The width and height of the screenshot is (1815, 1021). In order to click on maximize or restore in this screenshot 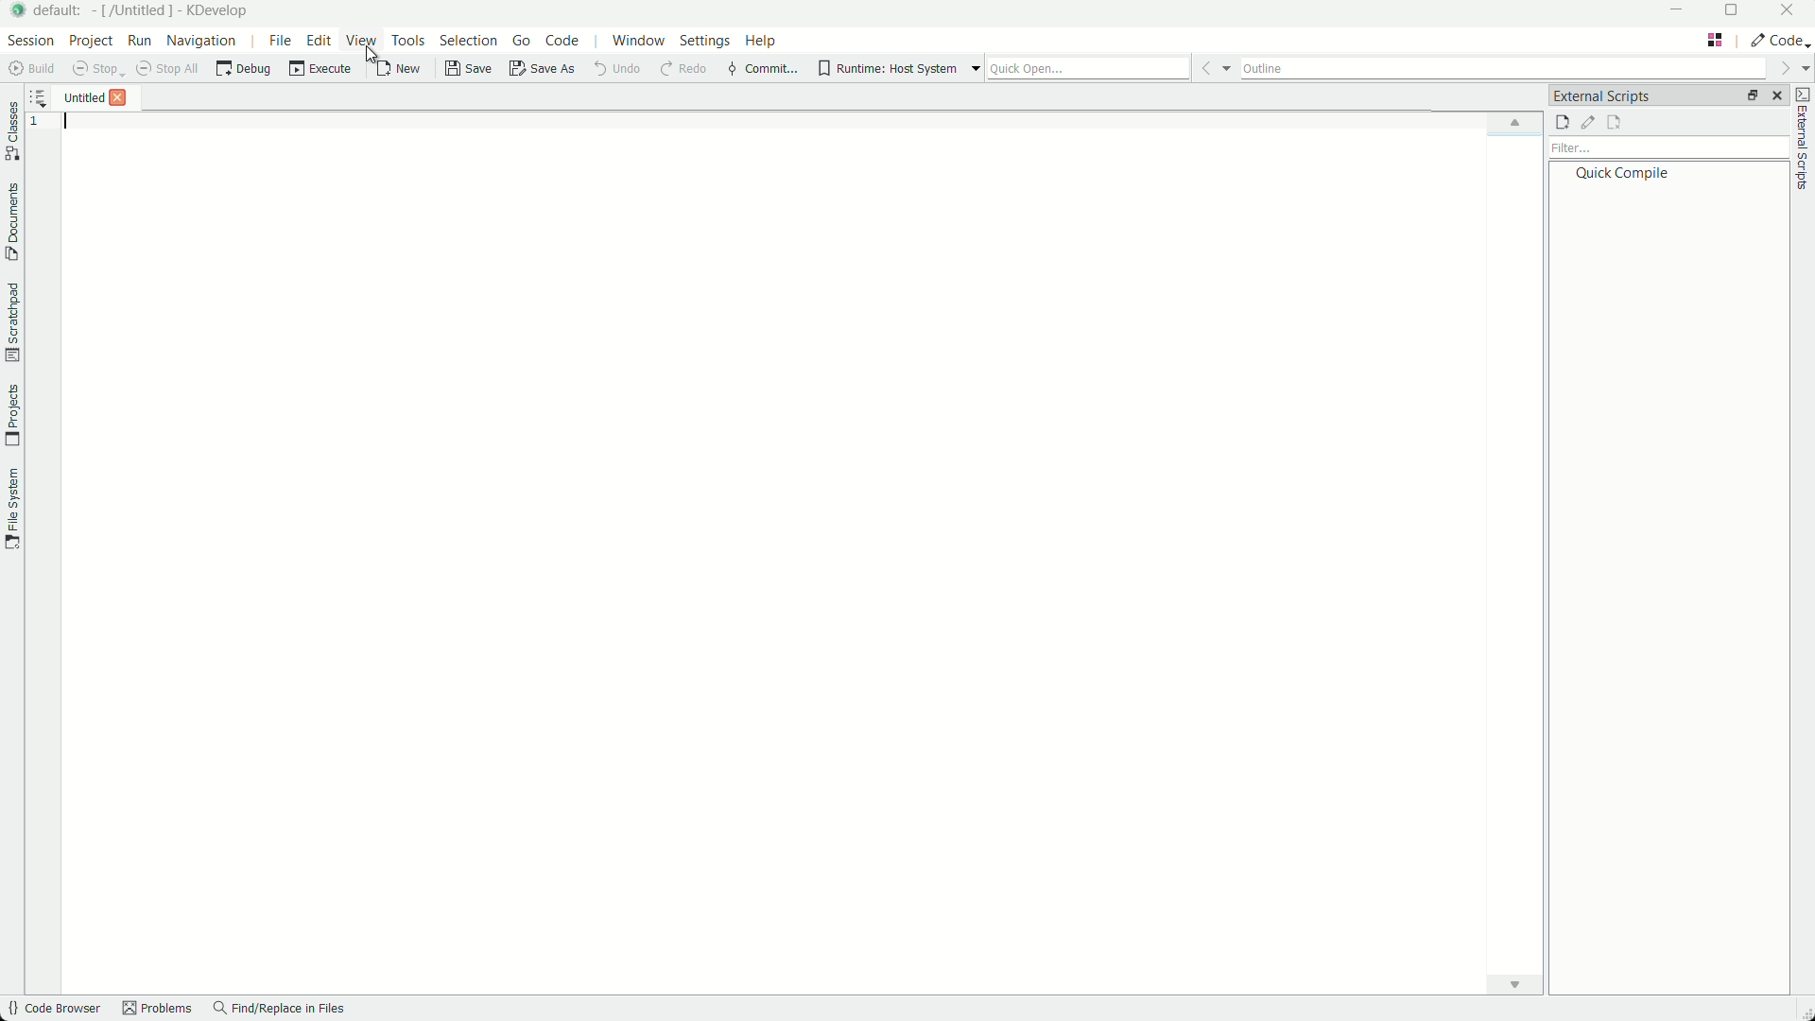, I will do `click(1733, 14)`.